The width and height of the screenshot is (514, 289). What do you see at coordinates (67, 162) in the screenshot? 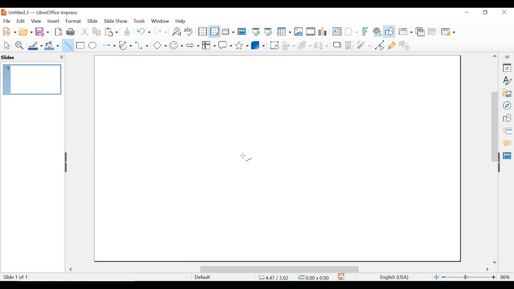
I see `Hide` at bounding box center [67, 162].